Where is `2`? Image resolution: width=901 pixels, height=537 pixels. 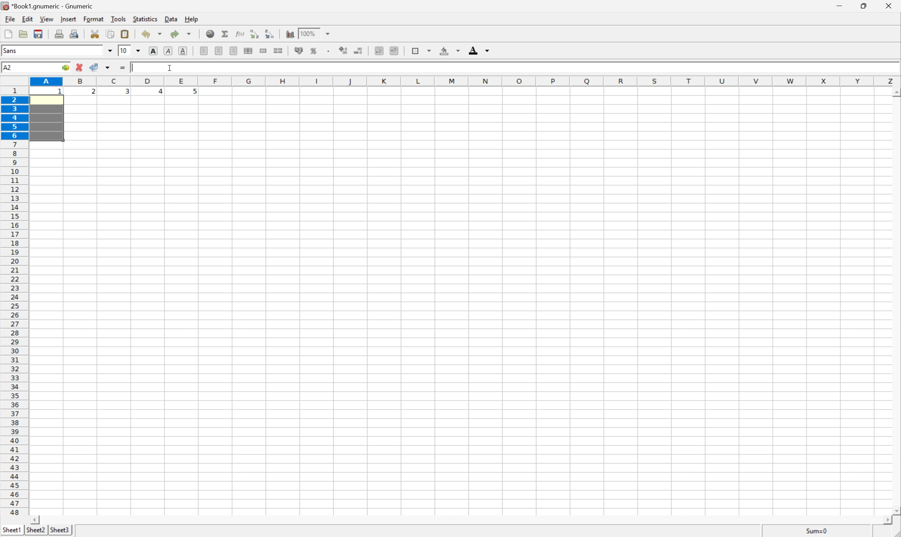 2 is located at coordinates (93, 93).